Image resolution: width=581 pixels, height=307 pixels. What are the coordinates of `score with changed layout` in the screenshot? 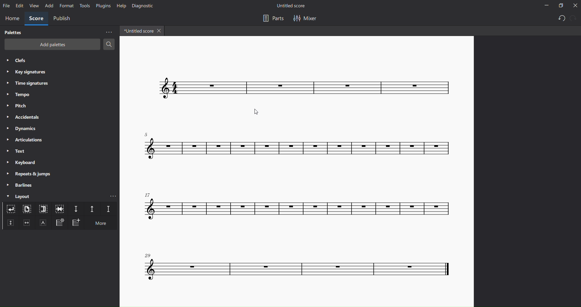 It's located at (300, 149).